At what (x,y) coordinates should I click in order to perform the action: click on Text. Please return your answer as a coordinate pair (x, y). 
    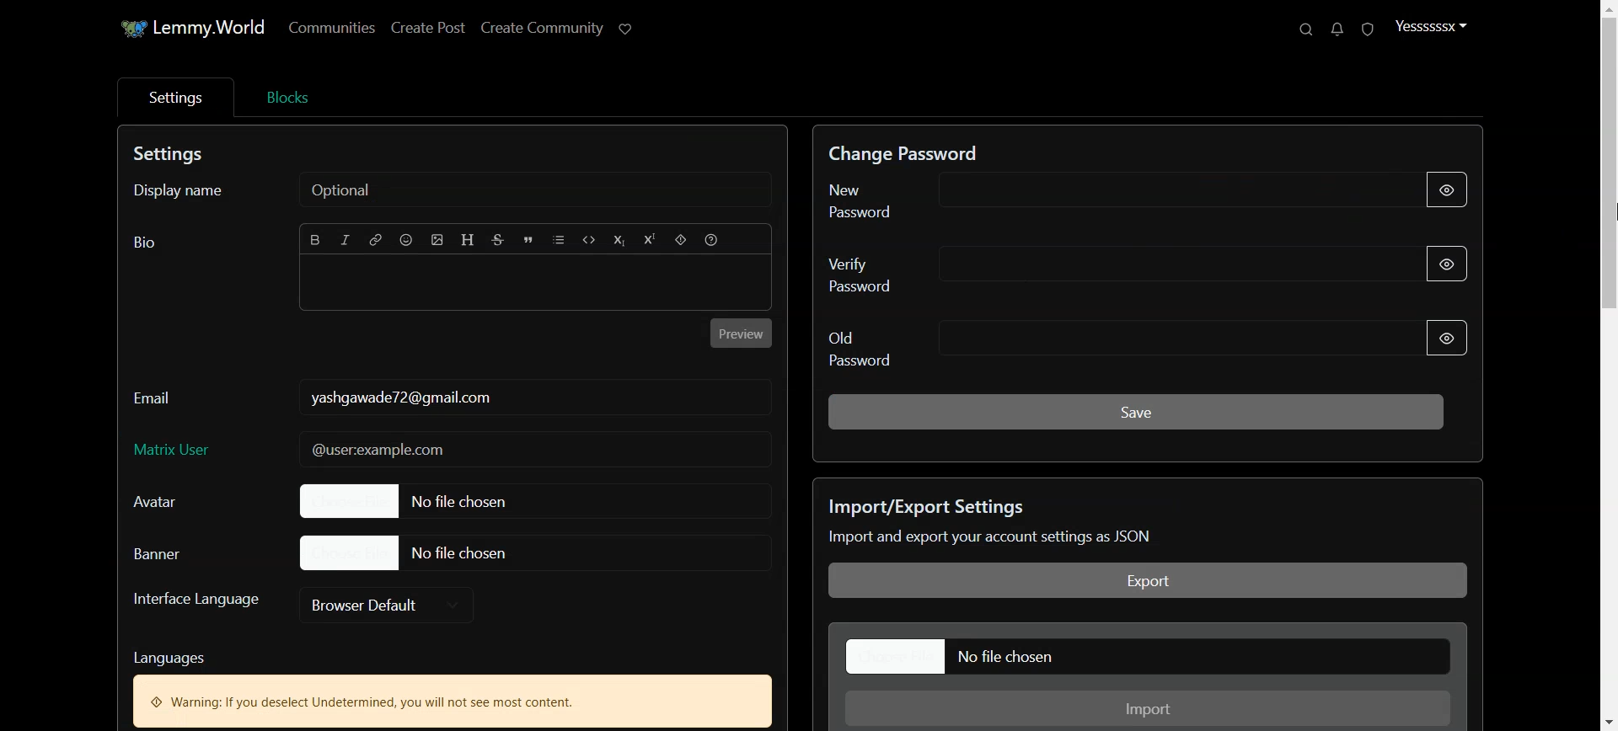
    Looking at the image, I should click on (452, 700).